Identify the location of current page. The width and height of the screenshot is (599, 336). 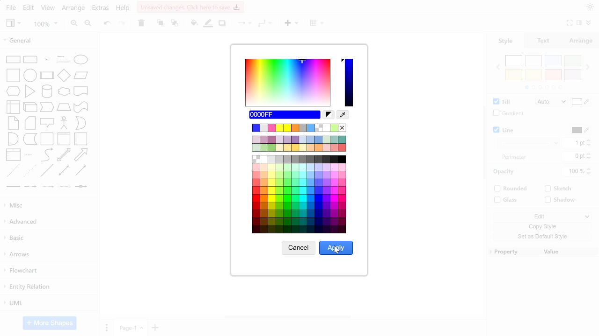
(131, 328).